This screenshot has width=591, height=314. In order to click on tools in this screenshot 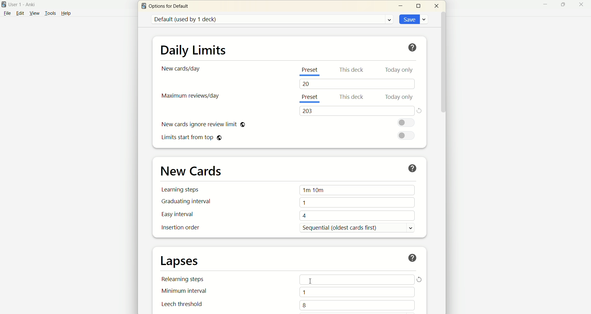, I will do `click(50, 13)`.